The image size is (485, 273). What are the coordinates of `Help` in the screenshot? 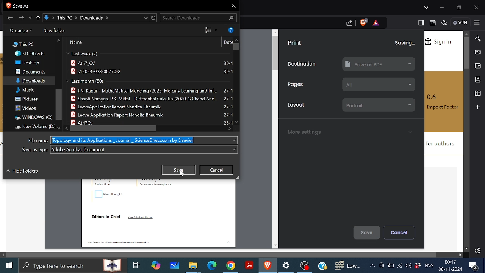 It's located at (322, 265).